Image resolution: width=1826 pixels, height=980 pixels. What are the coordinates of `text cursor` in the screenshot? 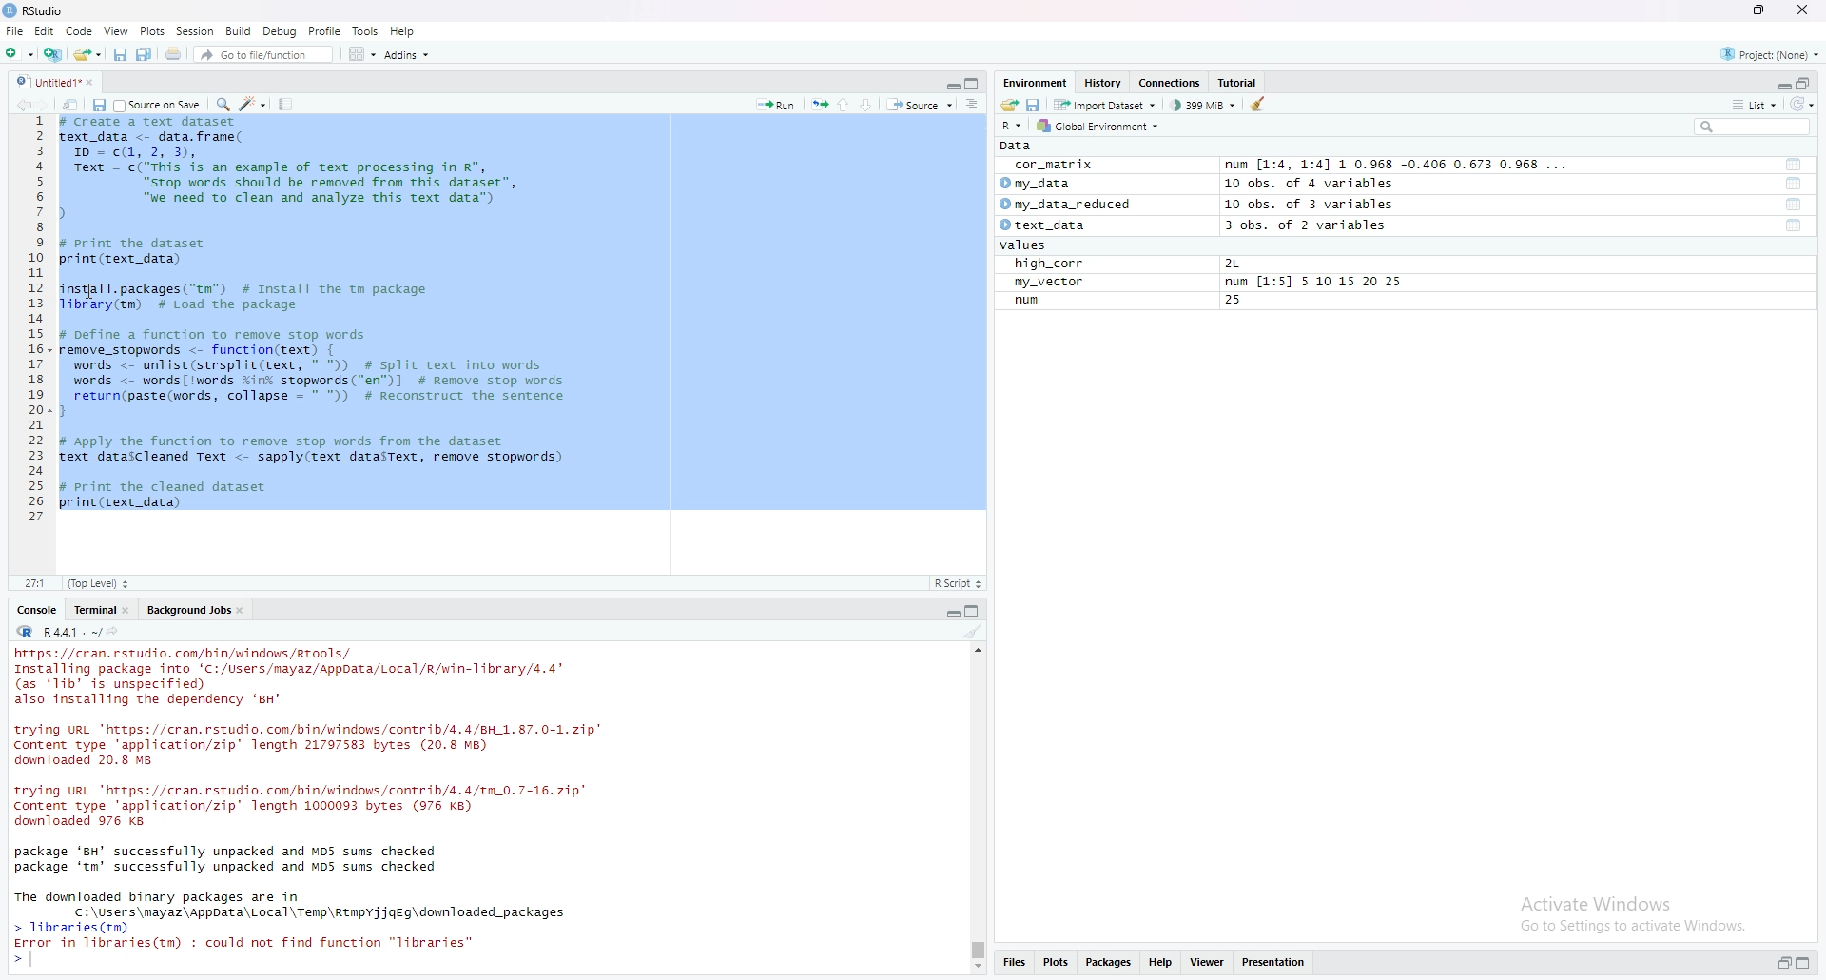 It's located at (30, 959).